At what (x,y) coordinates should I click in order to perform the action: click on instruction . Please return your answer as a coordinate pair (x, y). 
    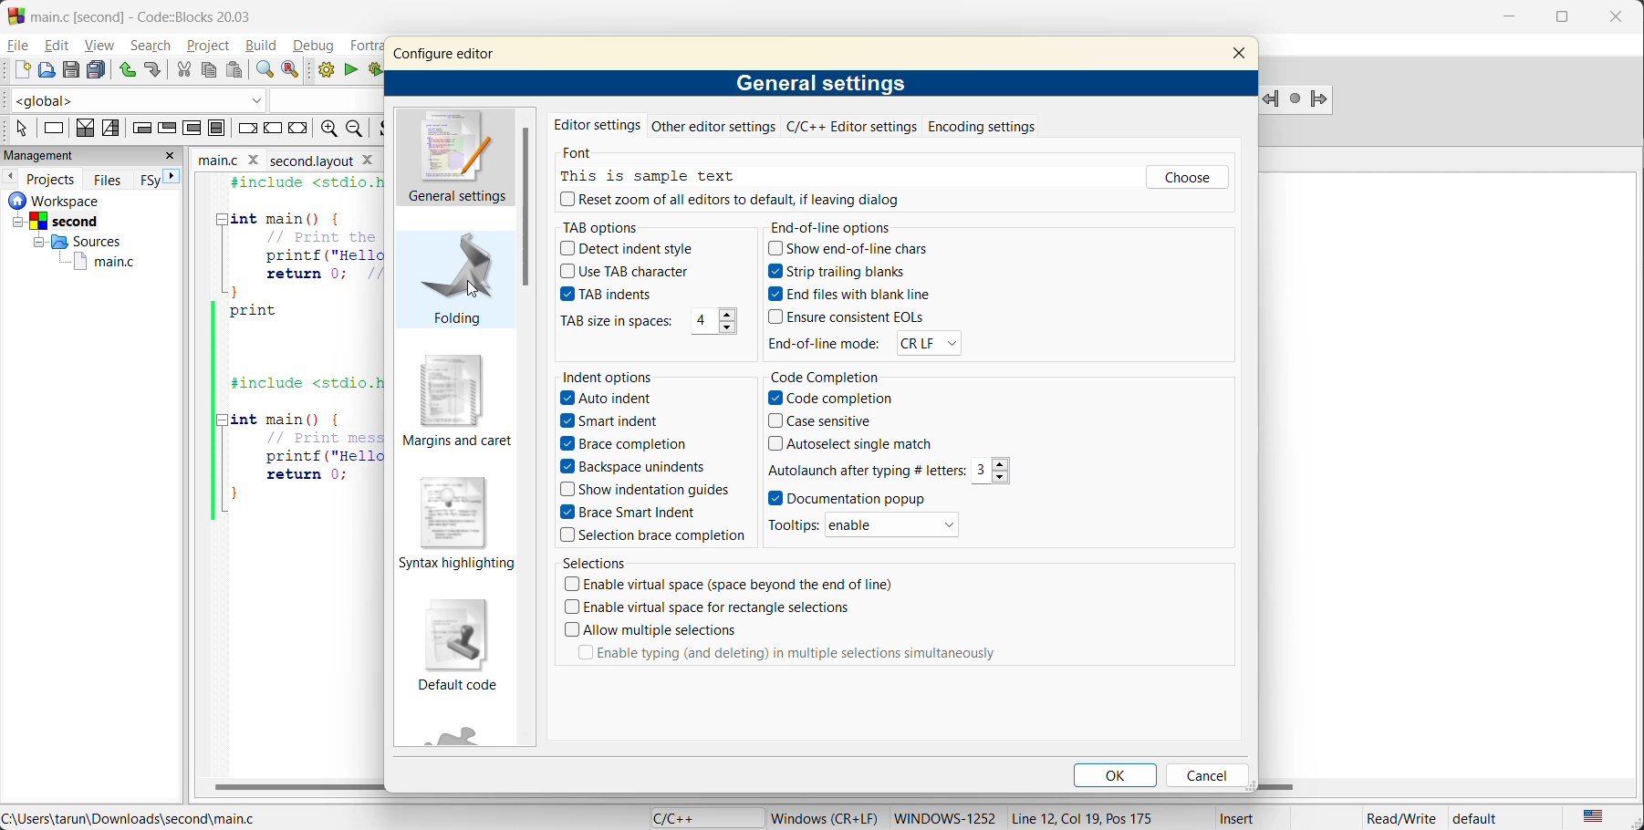
    Looking at the image, I should click on (55, 128).